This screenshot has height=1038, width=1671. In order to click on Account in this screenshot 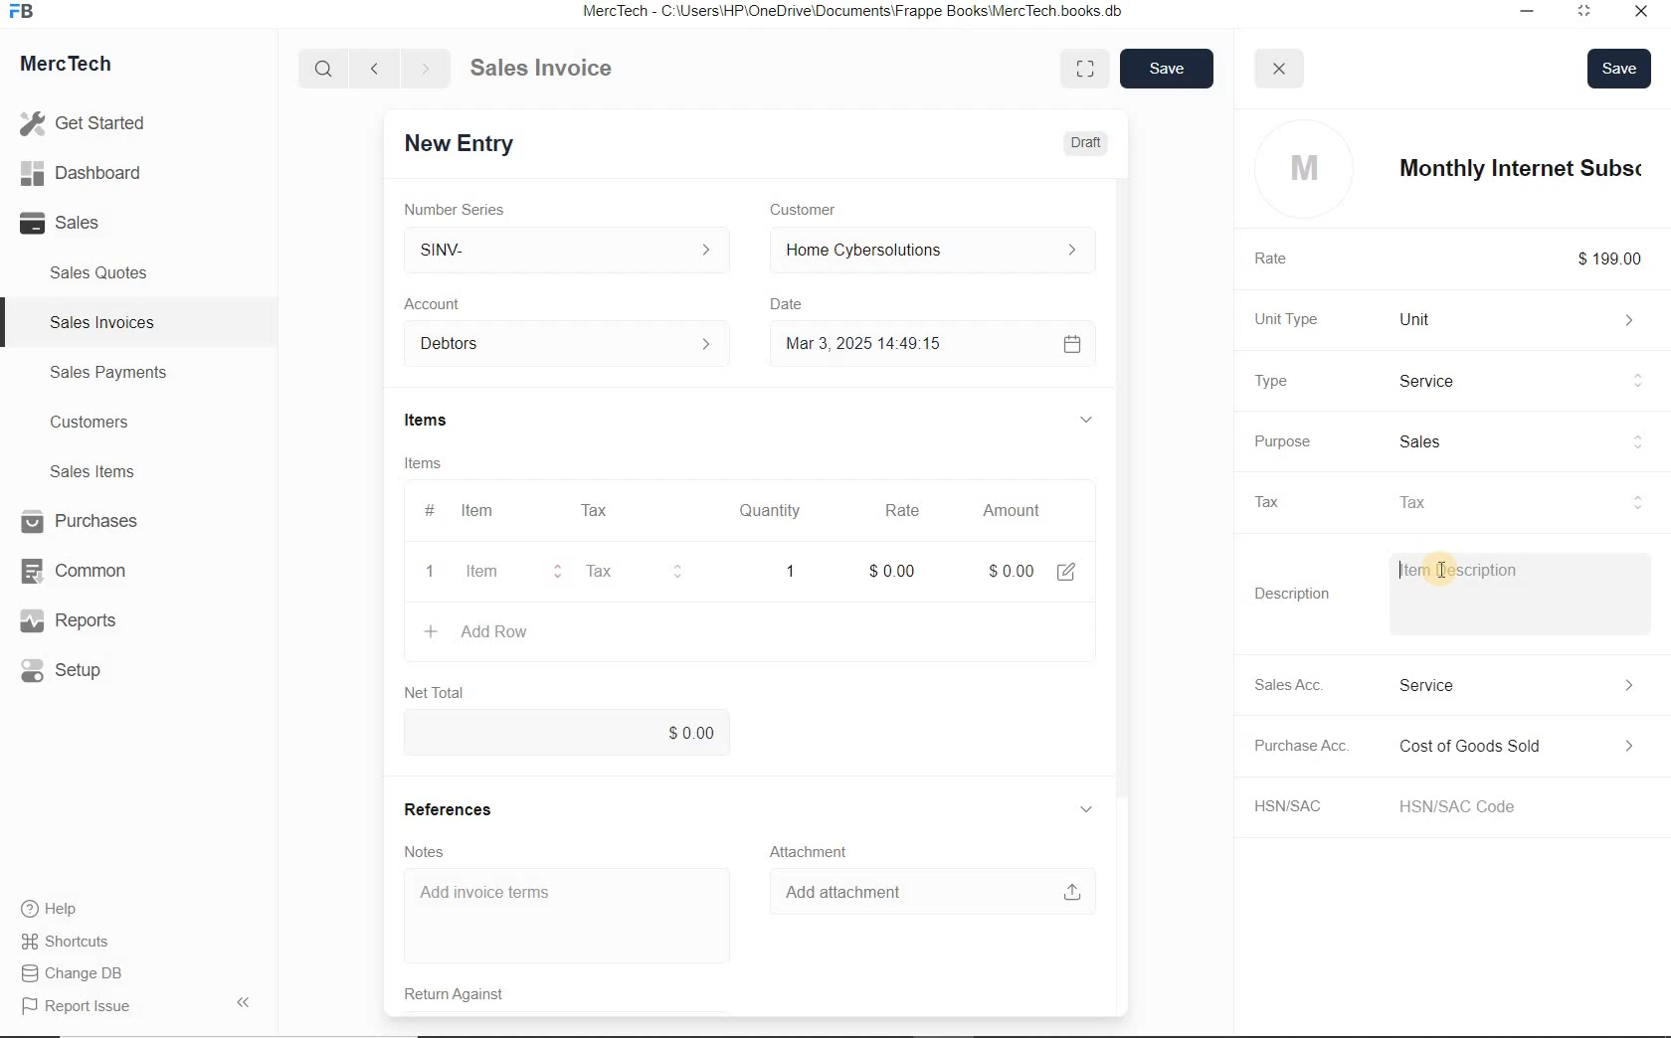, I will do `click(439, 304)`.